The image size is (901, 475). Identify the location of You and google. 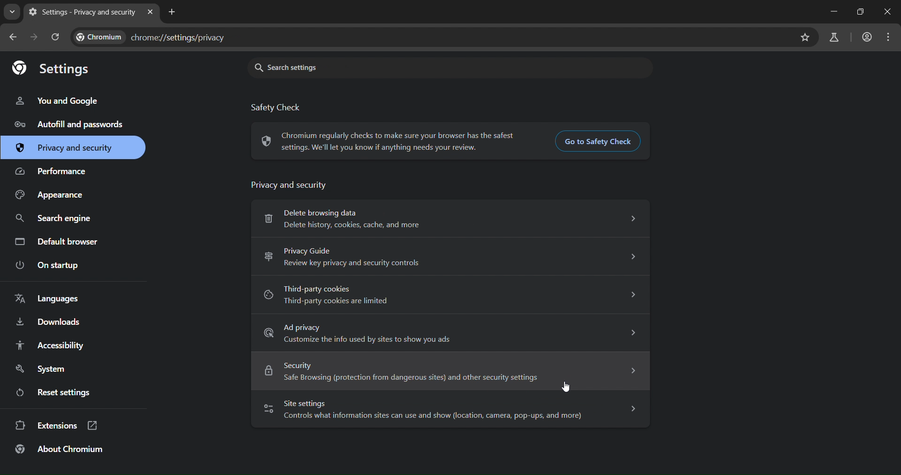
(55, 102).